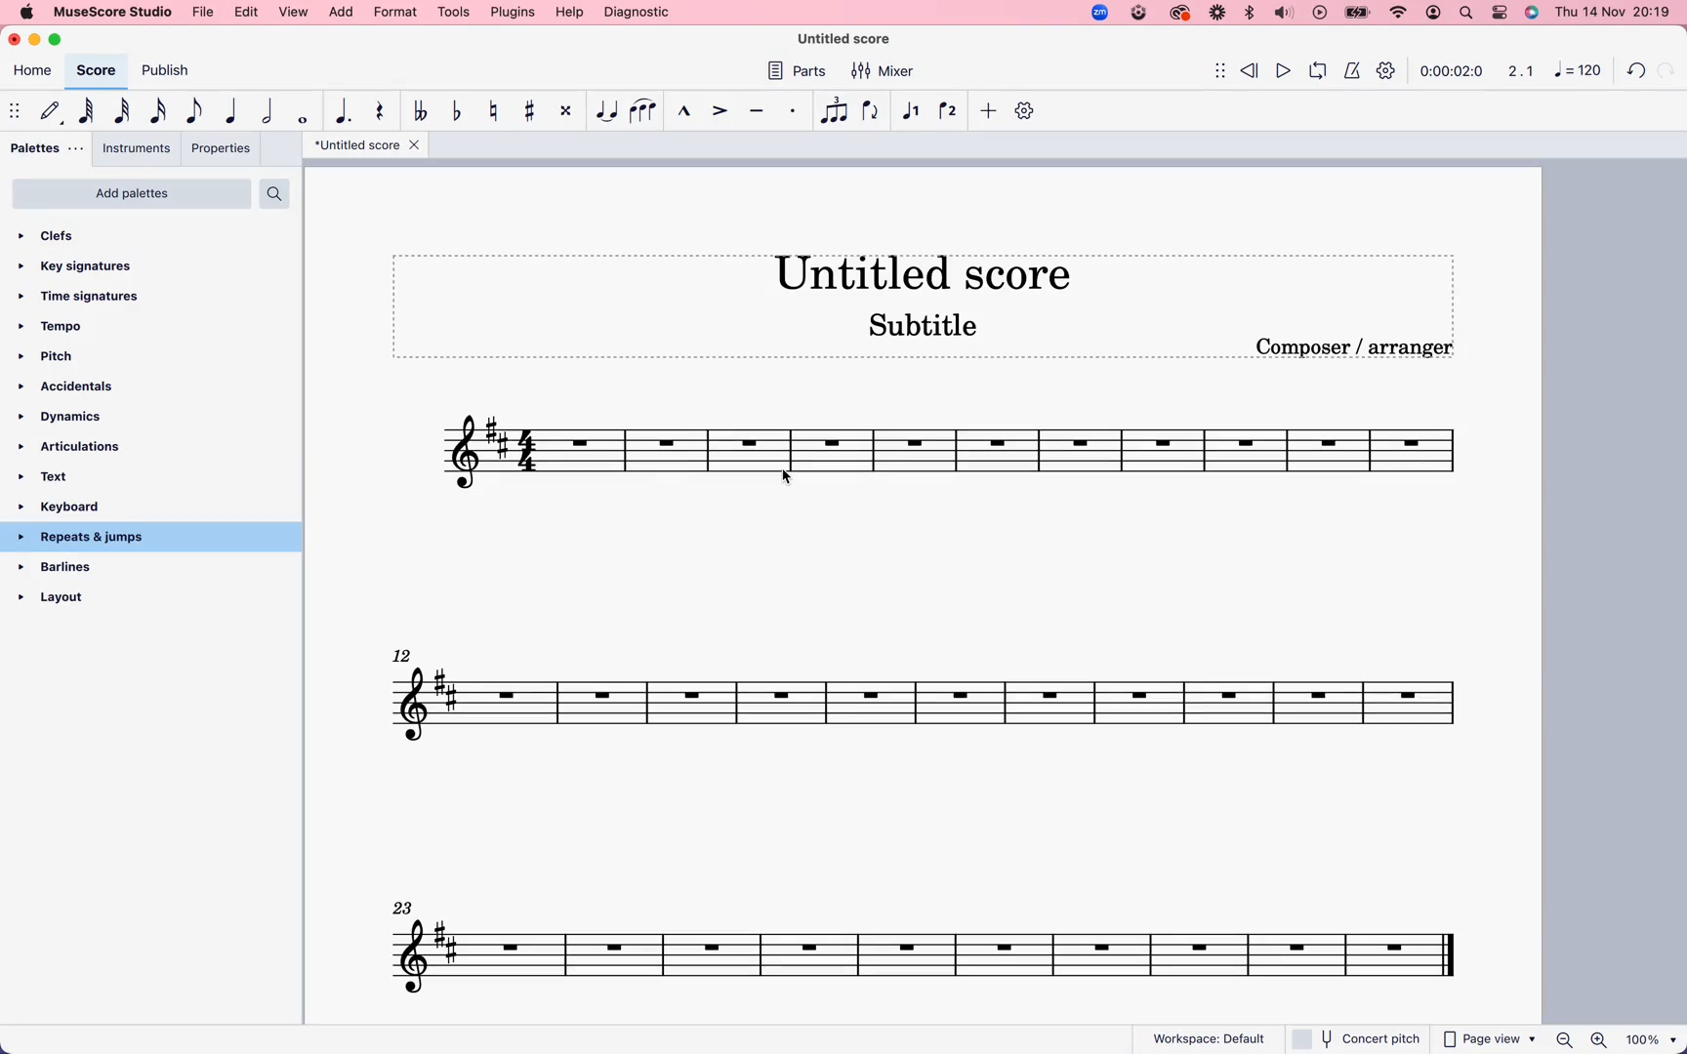 This screenshot has height=1054, width=1687. I want to click on date, so click(1611, 12).